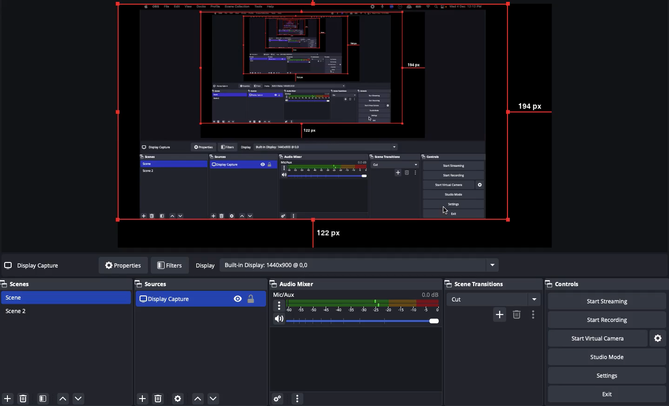  What do you see at coordinates (142, 398) in the screenshot?
I see `Add` at bounding box center [142, 398].